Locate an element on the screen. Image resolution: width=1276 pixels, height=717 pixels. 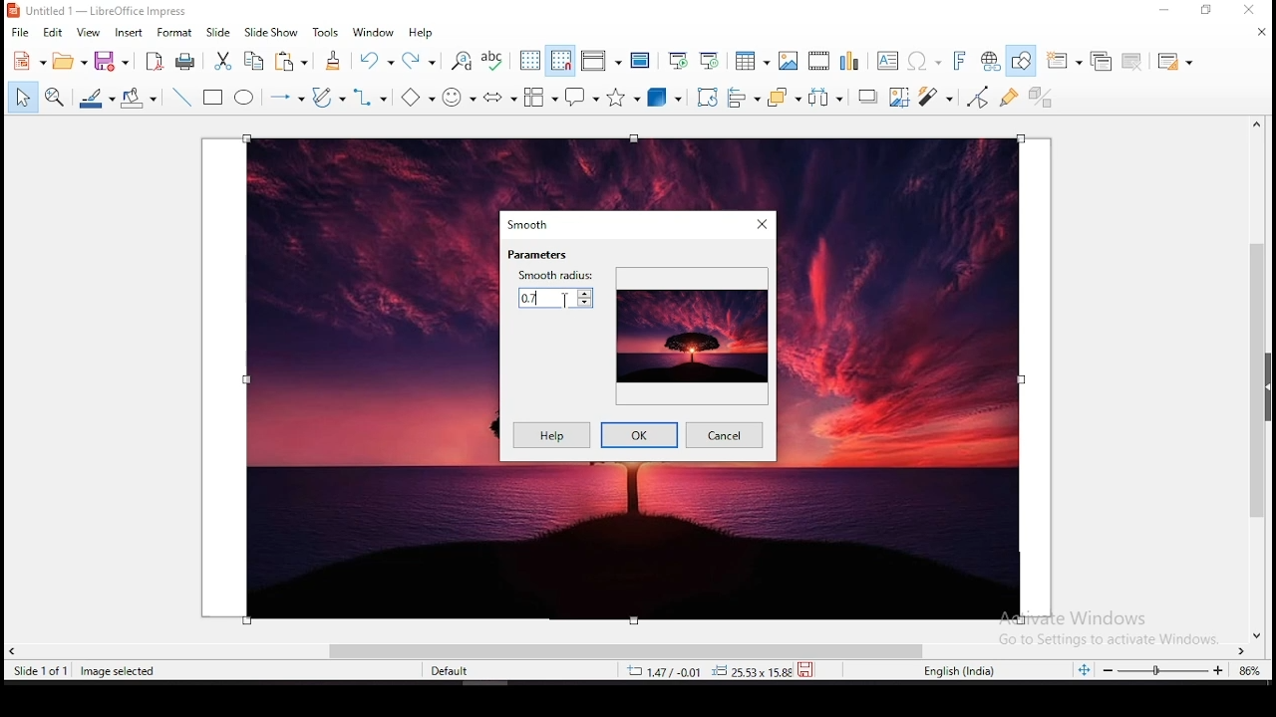
align objects is located at coordinates (746, 100).